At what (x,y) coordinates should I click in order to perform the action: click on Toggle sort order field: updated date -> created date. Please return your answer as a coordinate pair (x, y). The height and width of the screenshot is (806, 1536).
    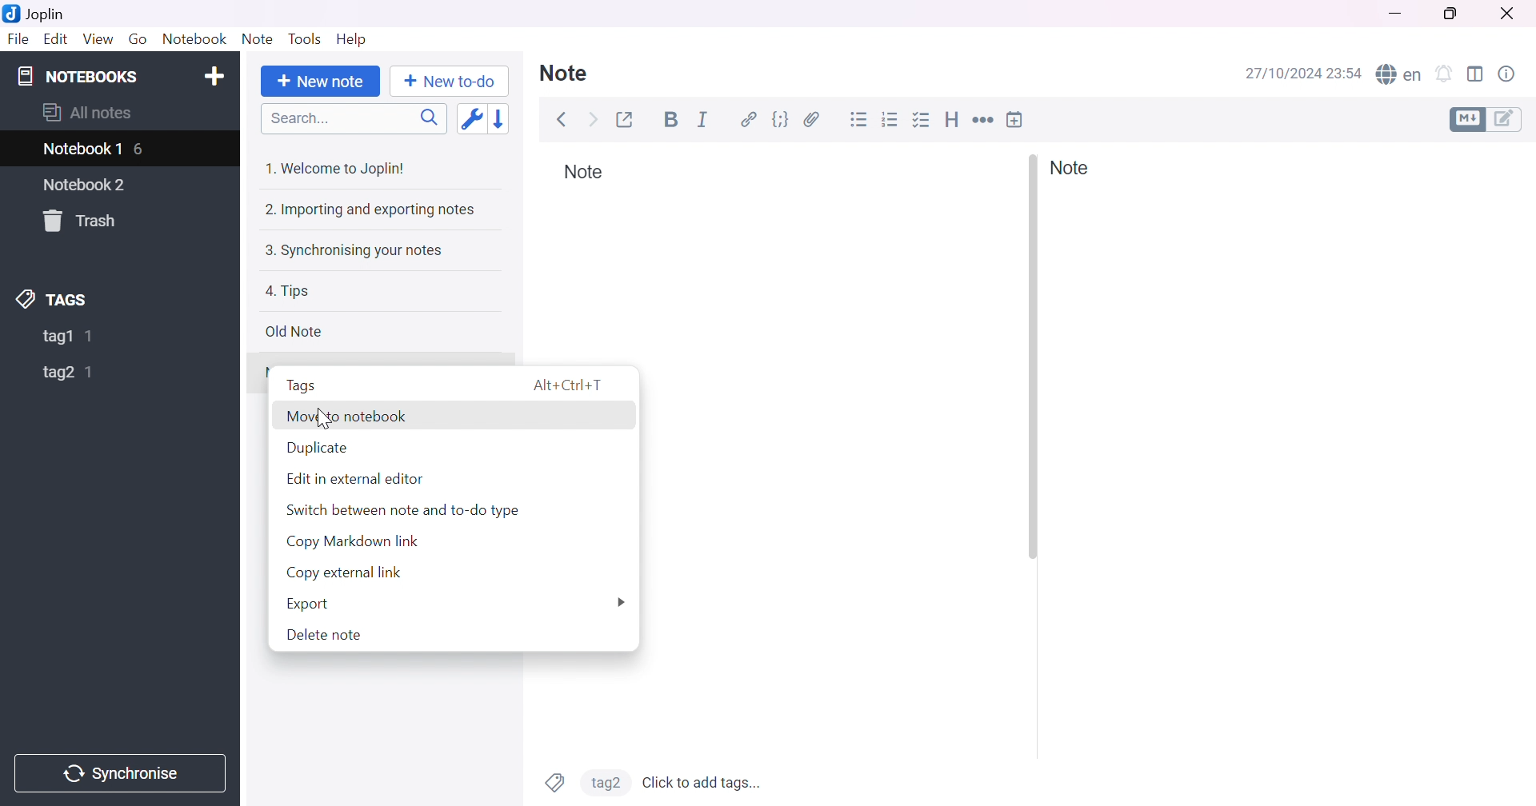
    Looking at the image, I should click on (470, 121).